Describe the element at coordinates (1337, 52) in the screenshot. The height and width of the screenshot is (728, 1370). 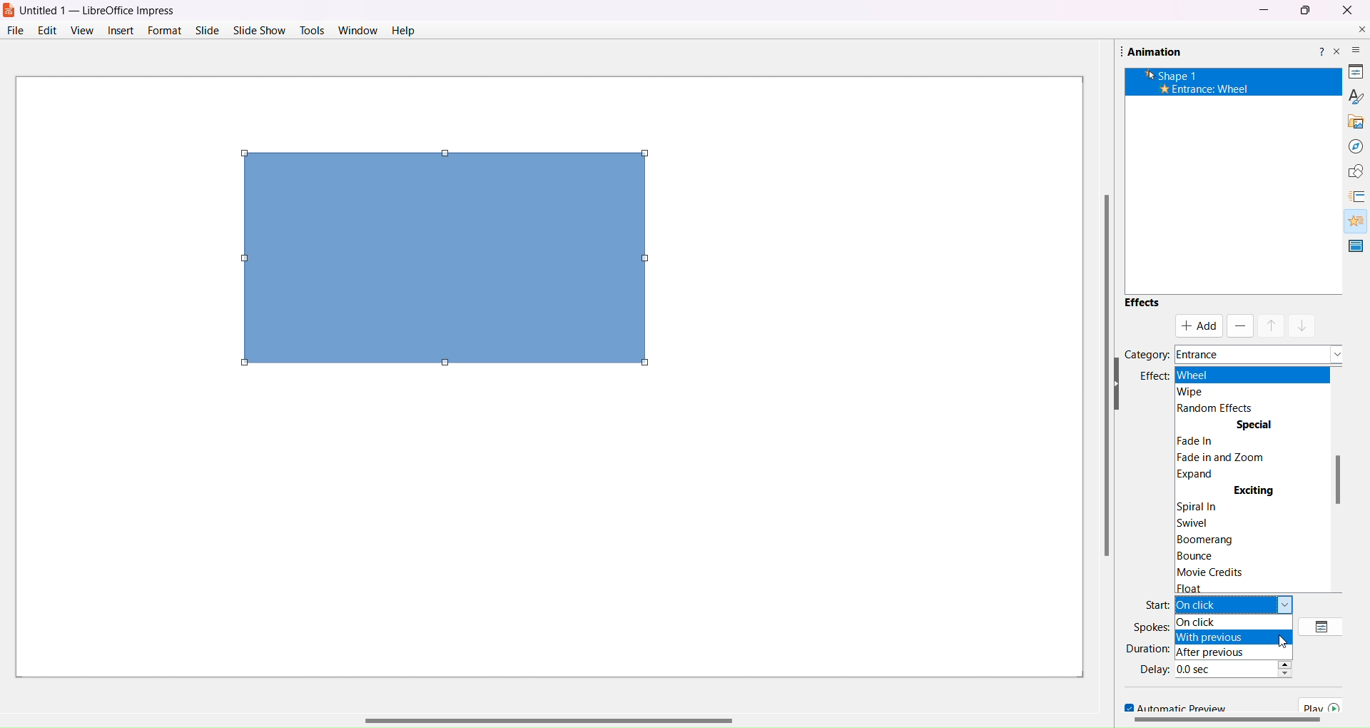
I see `Close Pane` at that location.